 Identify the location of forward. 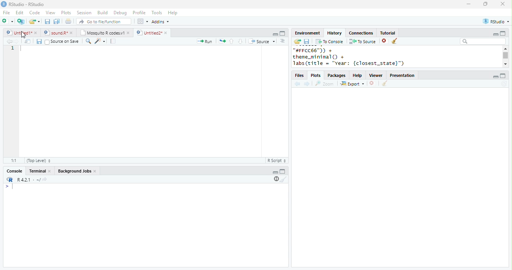
(307, 84).